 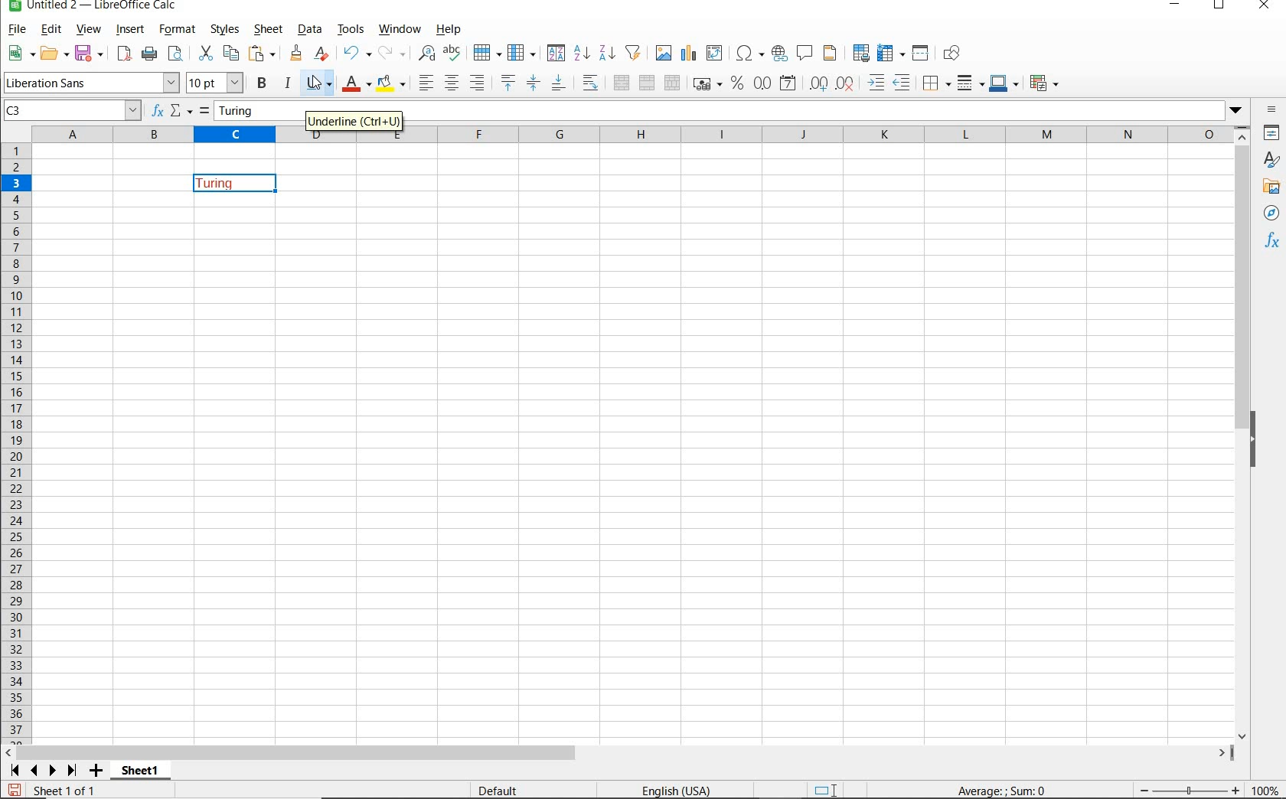 I want to click on SCROLLBAR, so click(x=1245, y=432).